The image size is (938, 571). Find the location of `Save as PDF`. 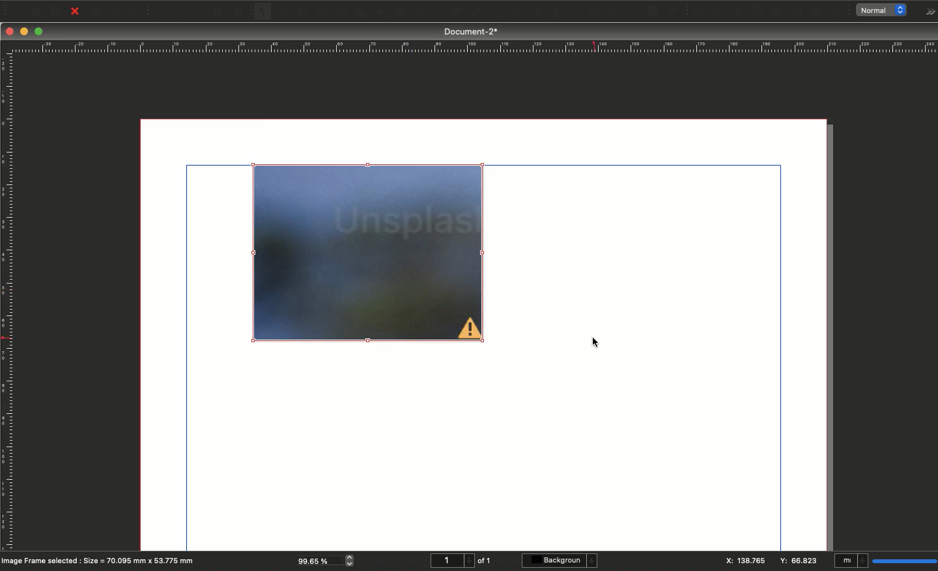

Save as PDF is located at coordinates (135, 11).